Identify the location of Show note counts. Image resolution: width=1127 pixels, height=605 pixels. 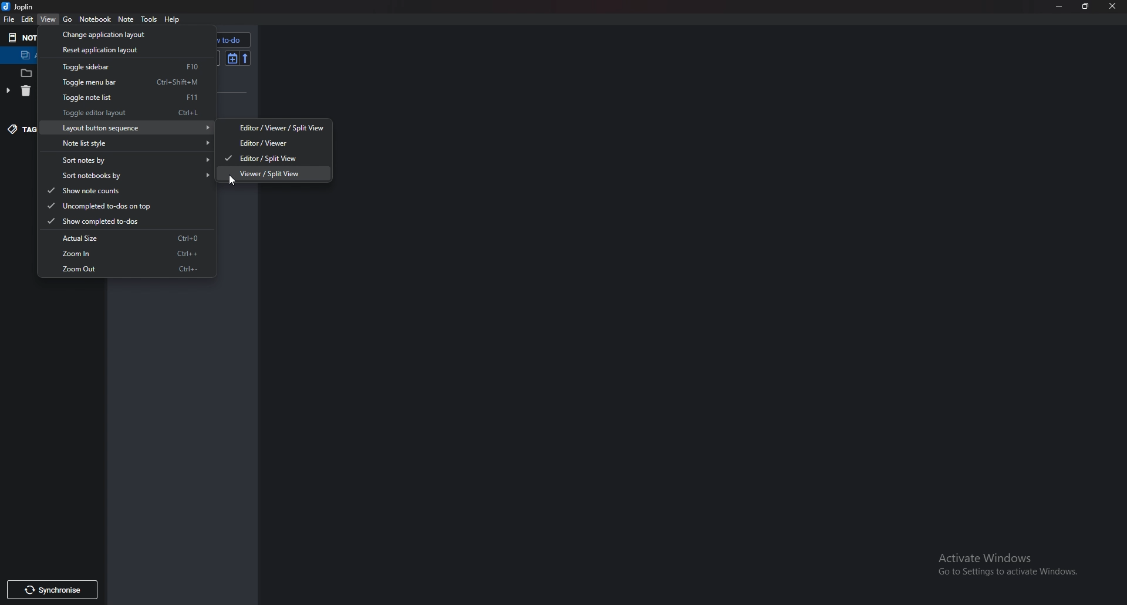
(119, 190).